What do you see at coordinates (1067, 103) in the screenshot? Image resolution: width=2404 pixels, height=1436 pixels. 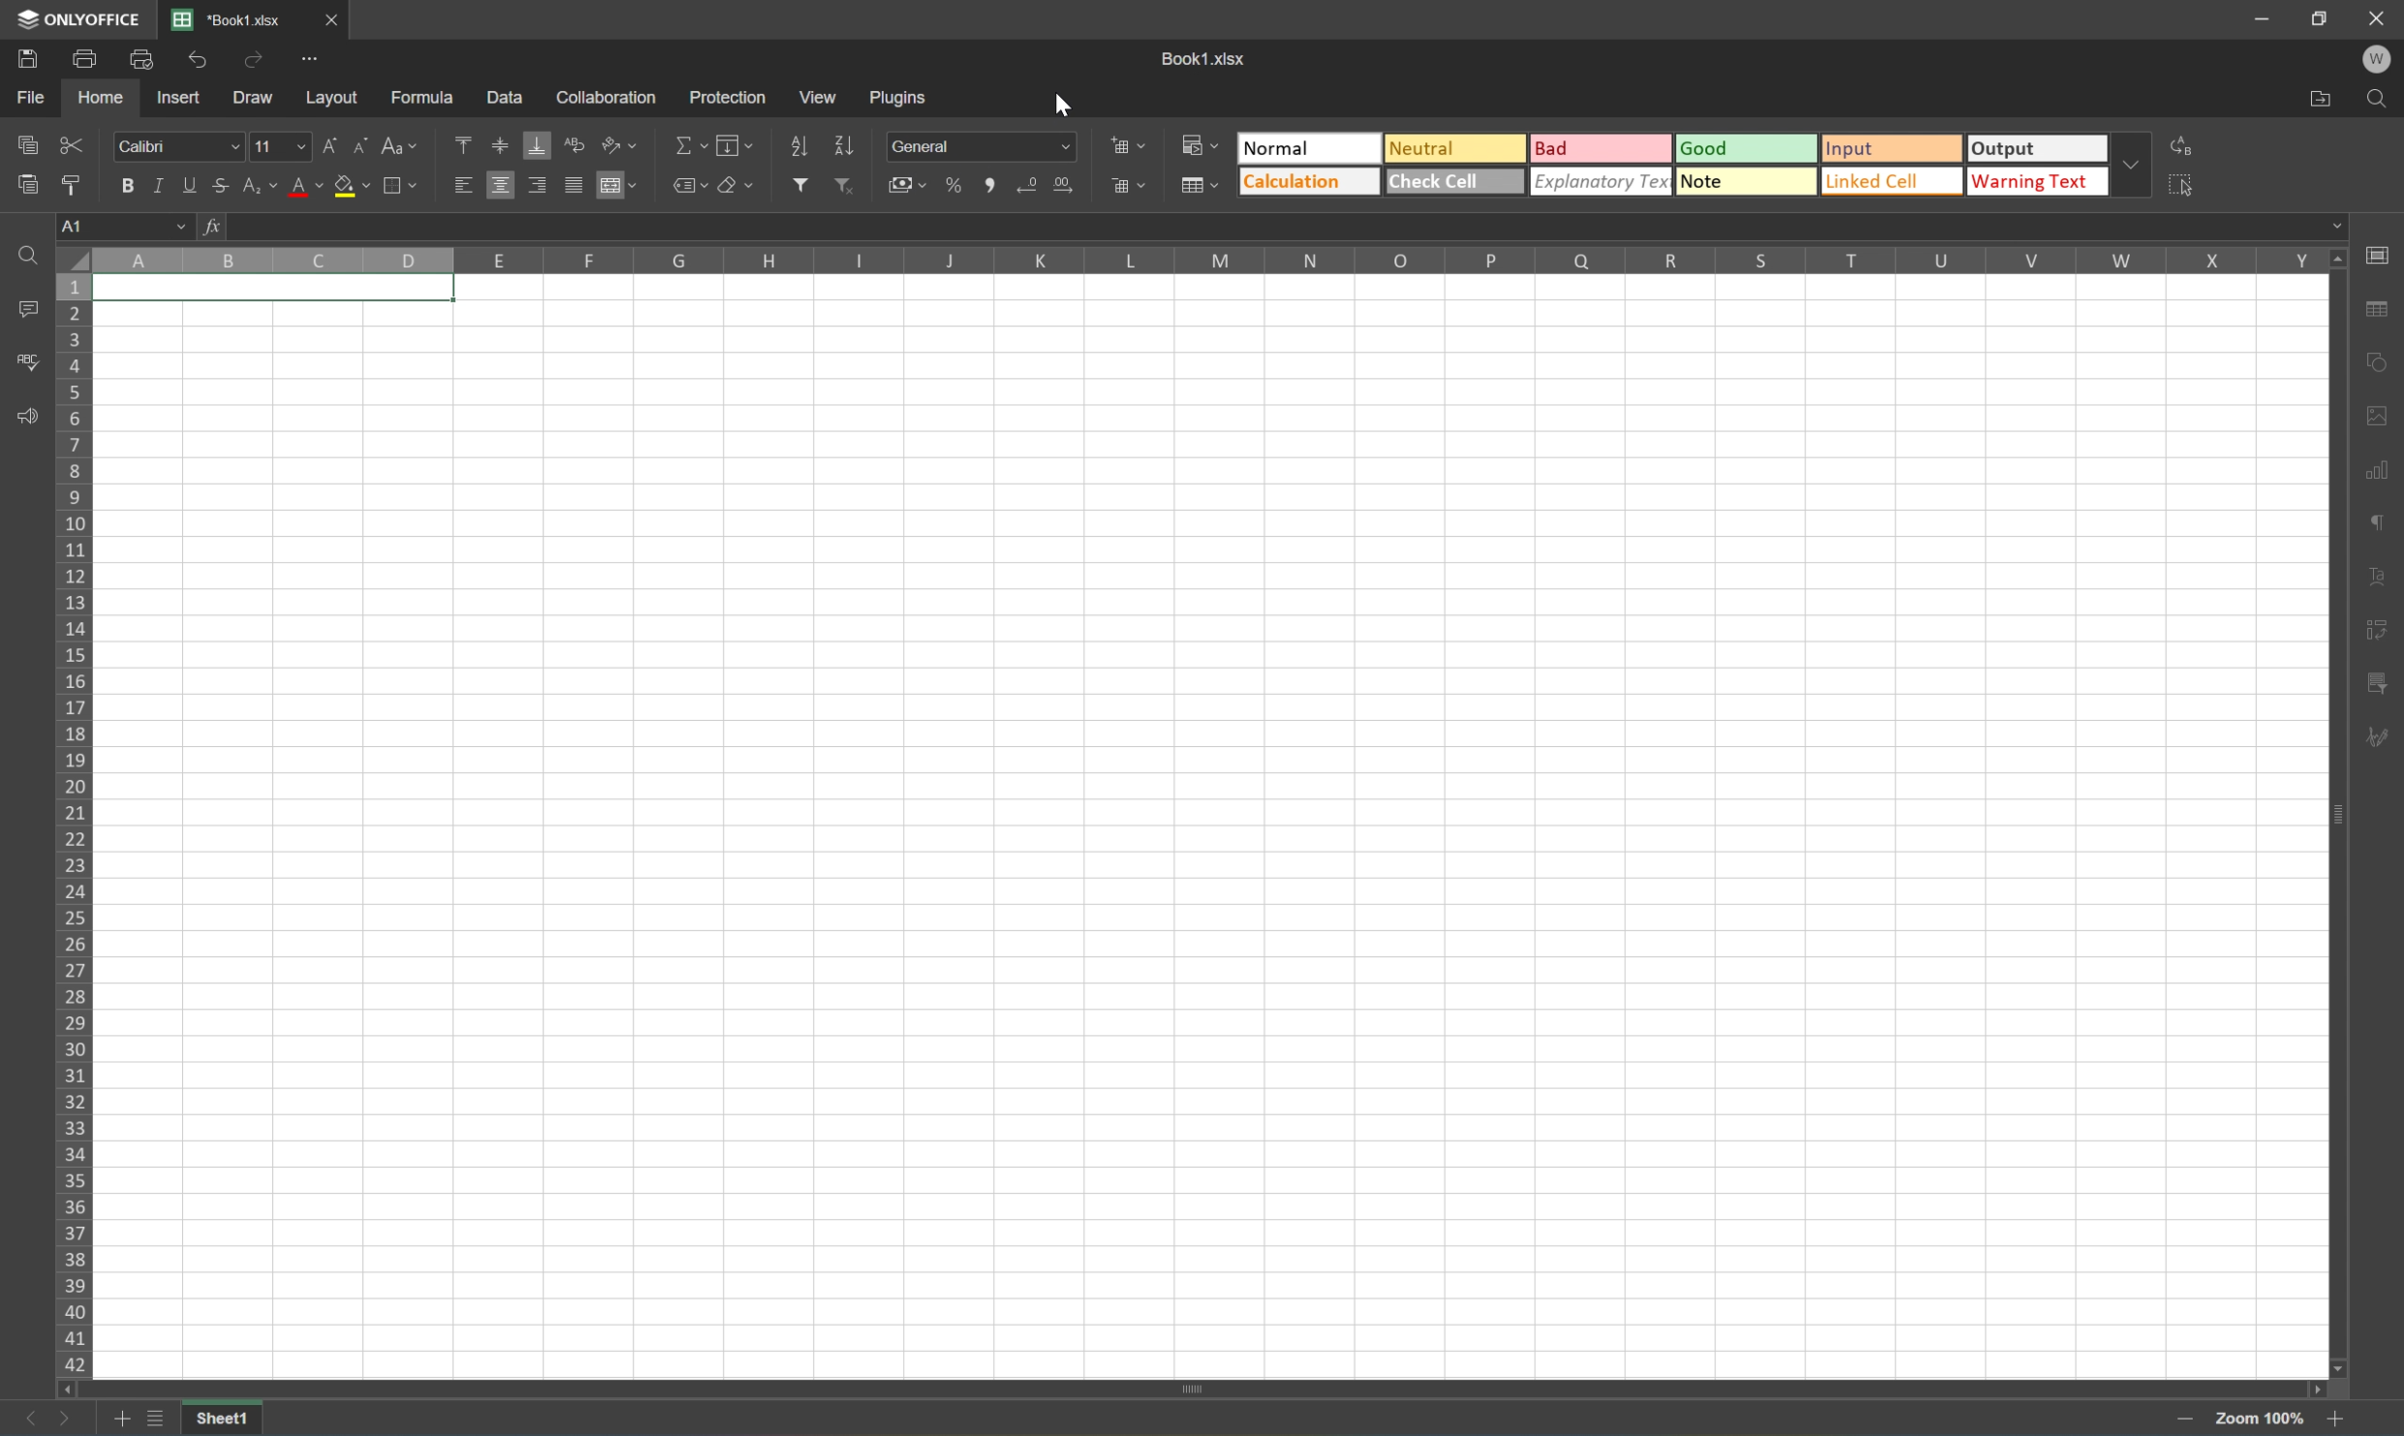 I see `Cursor` at bounding box center [1067, 103].